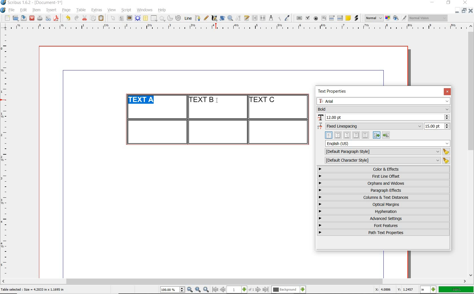  I want to click on help, so click(161, 10).